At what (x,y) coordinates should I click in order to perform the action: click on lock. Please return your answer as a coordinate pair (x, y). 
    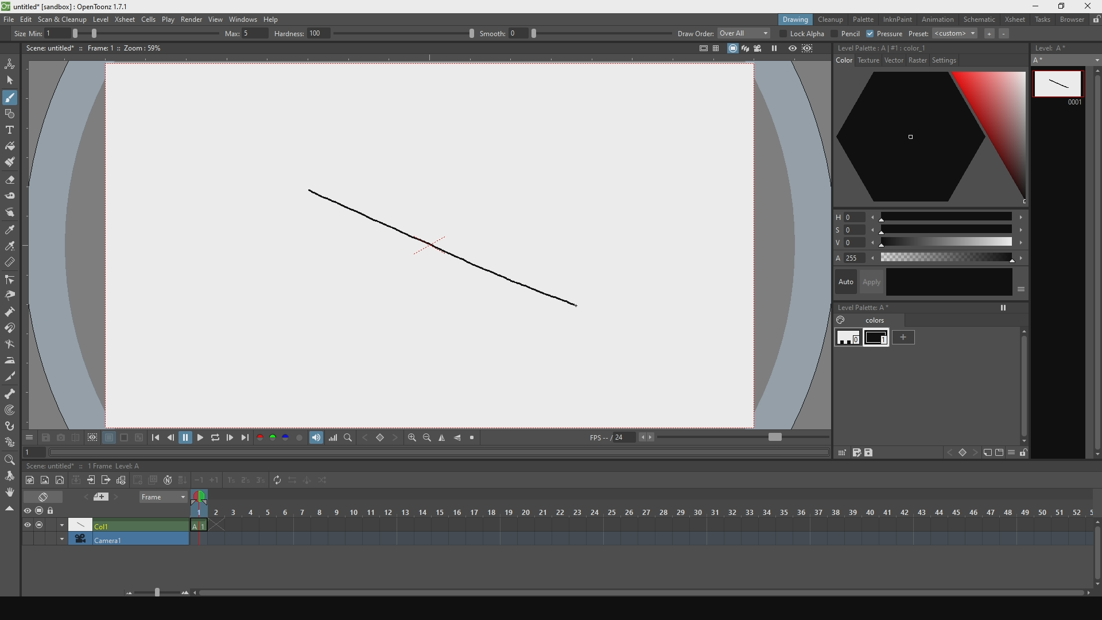
    Looking at the image, I should click on (56, 509).